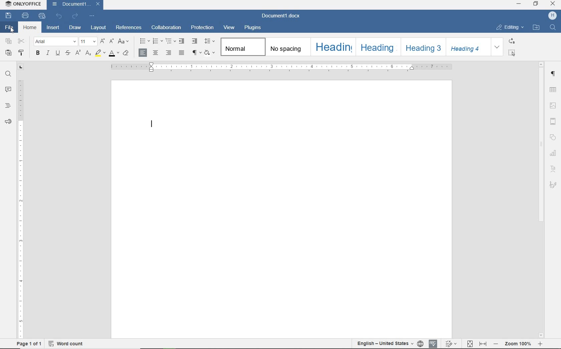 The image size is (561, 349). I want to click on cursor, so click(12, 30).